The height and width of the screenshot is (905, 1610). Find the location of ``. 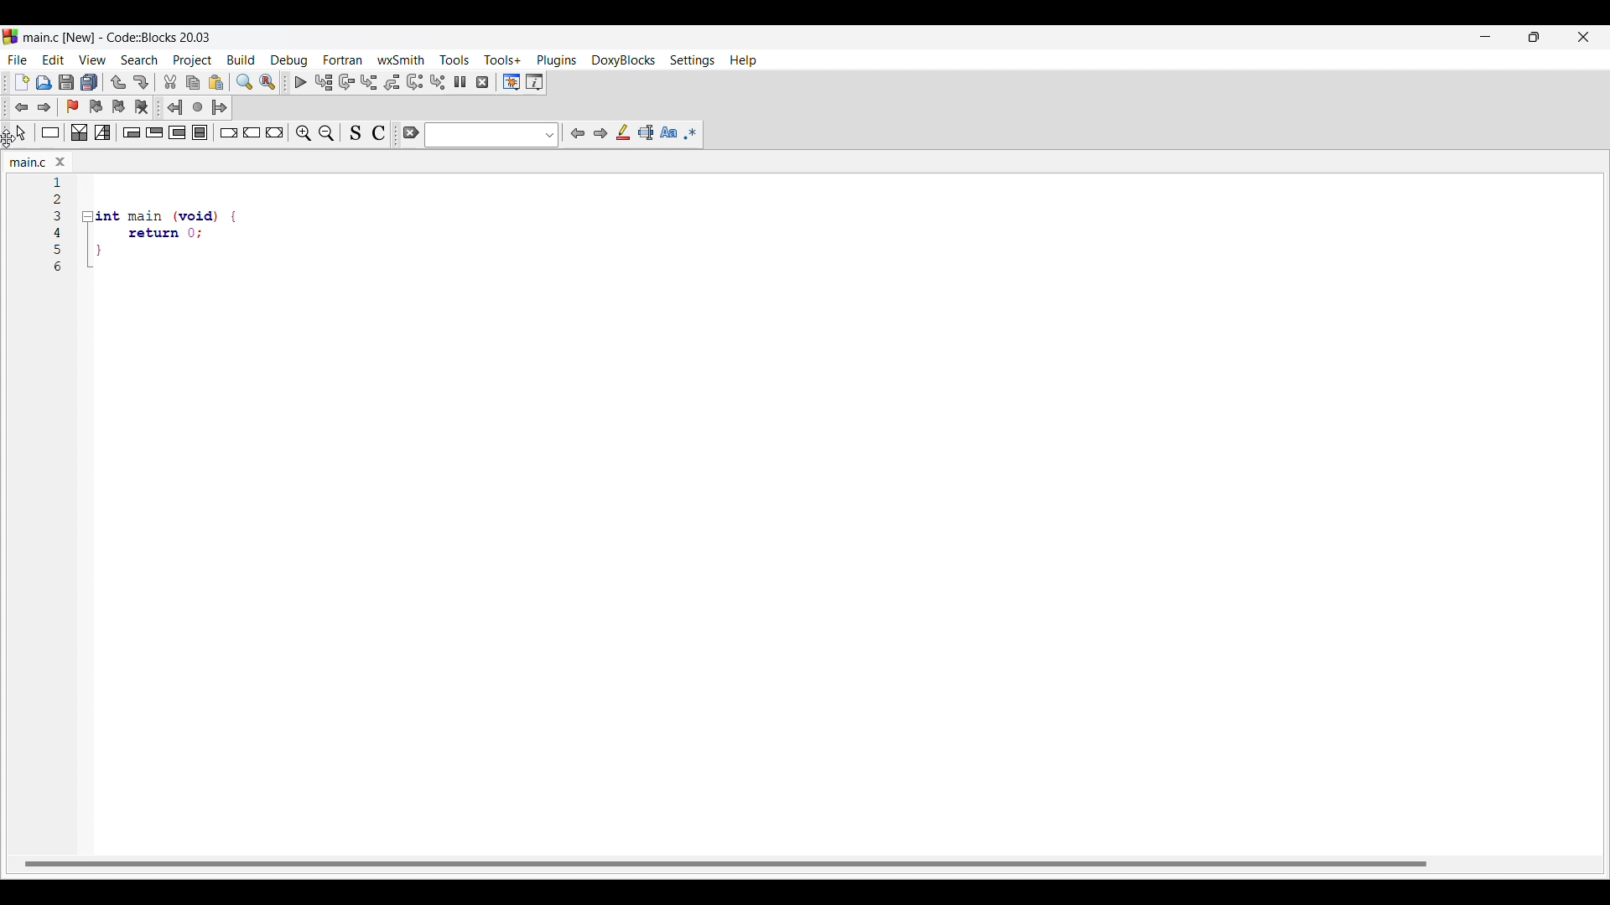

 is located at coordinates (153, 233).